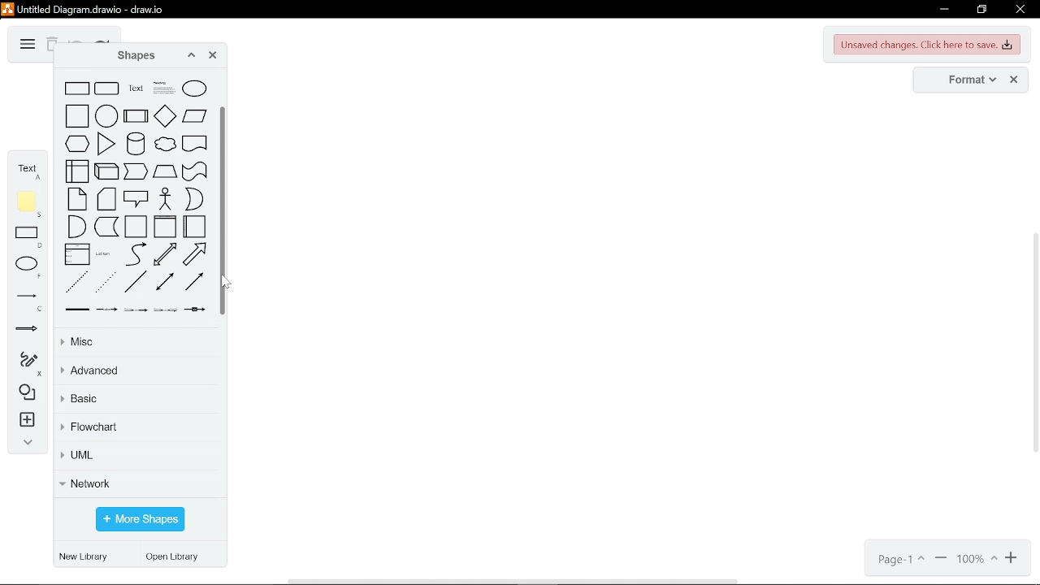 The image size is (1040, 585). Describe the element at coordinates (977, 560) in the screenshot. I see `current zoom` at that location.